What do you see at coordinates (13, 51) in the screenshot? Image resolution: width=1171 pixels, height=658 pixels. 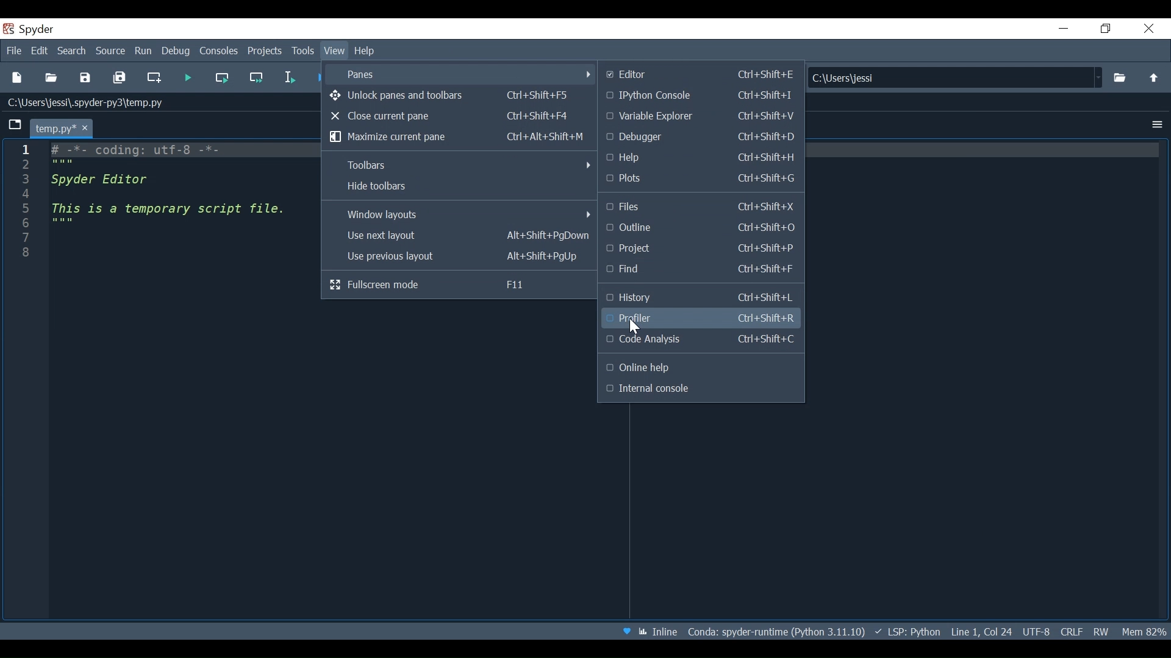 I see `File` at bounding box center [13, 51].